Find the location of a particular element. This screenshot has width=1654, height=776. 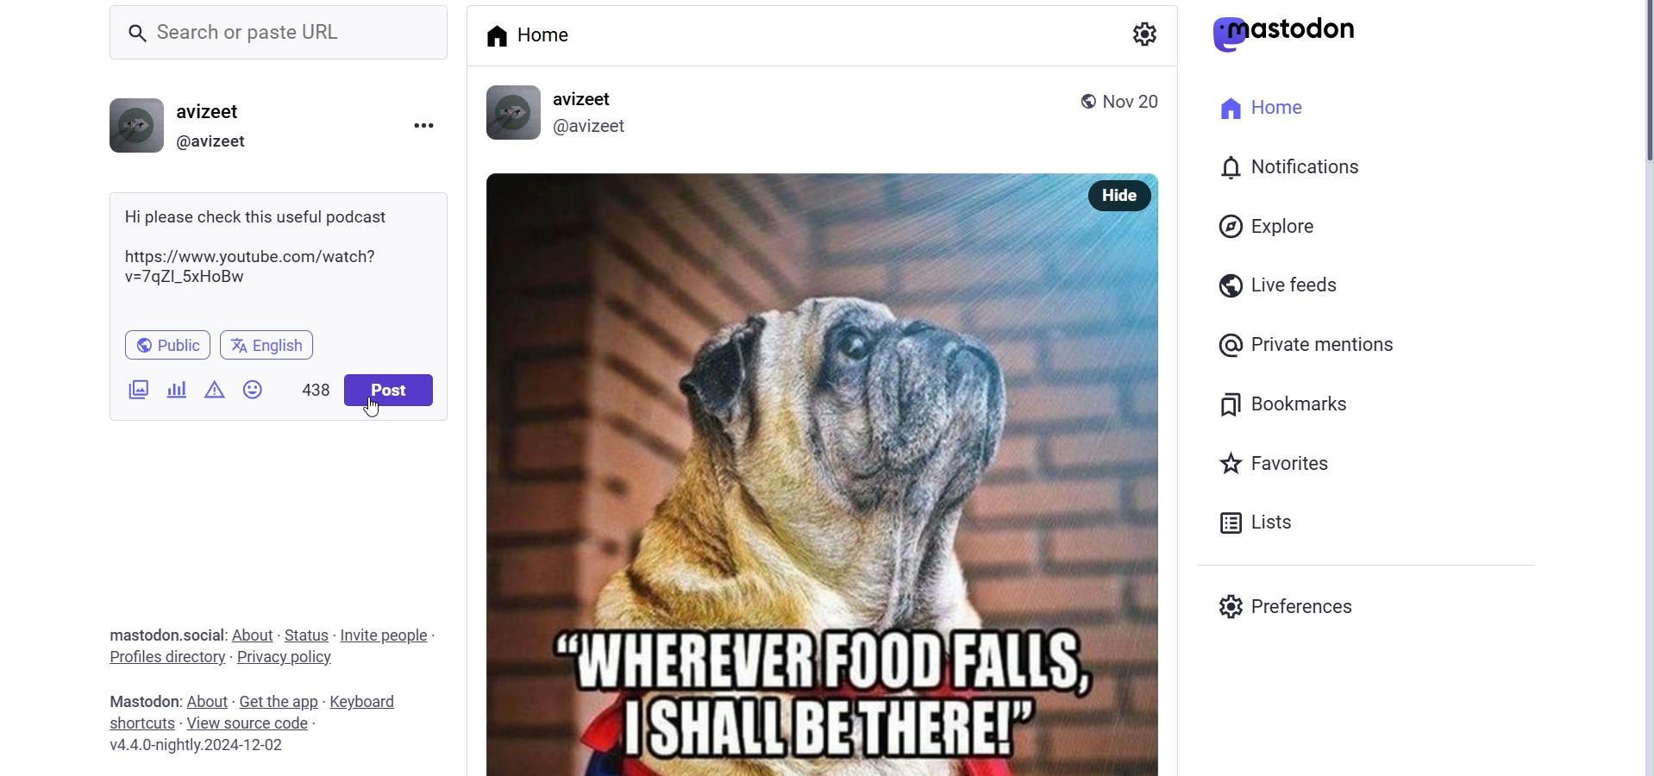

invite people is located at coordinates (385, 635).